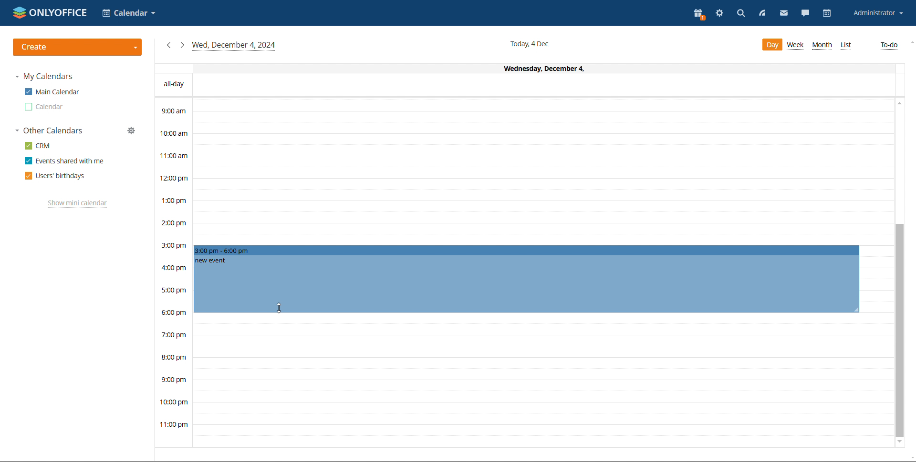 Image resolution: width=916 pixels, height=462 pixels. Describe the element at coordinates (44, 107) in the screenshot. I see `calendar` at that location.